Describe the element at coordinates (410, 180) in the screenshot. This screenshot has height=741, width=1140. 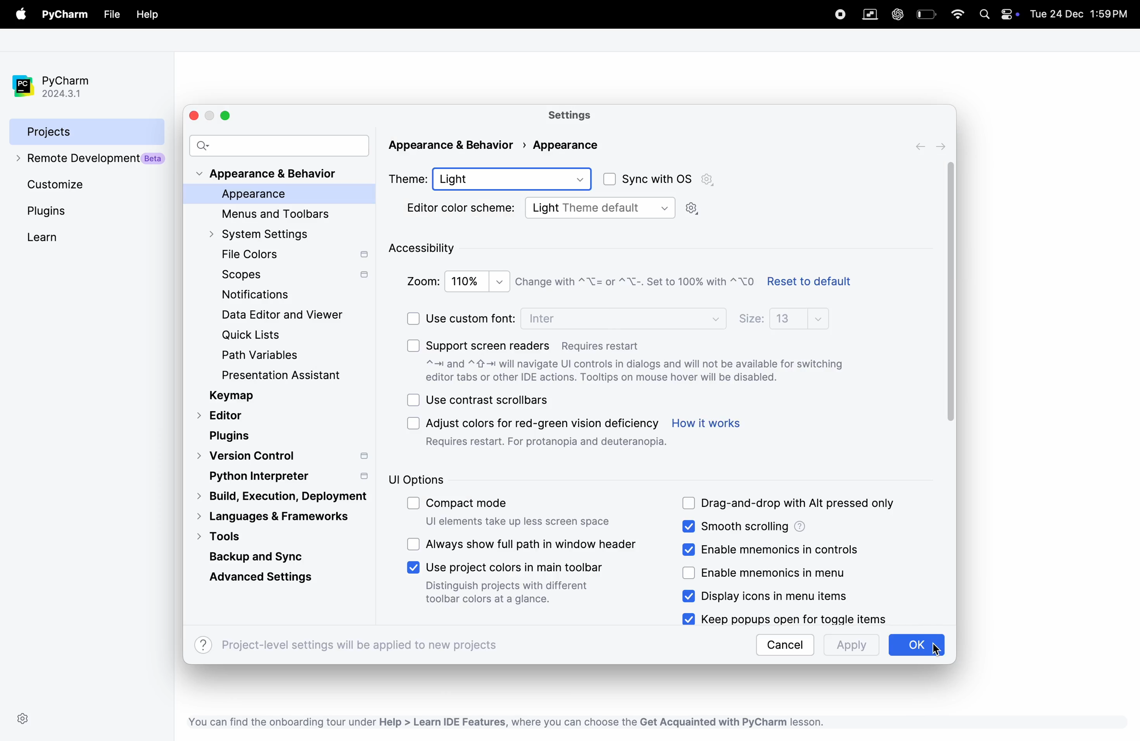
I see `theme` at that location.